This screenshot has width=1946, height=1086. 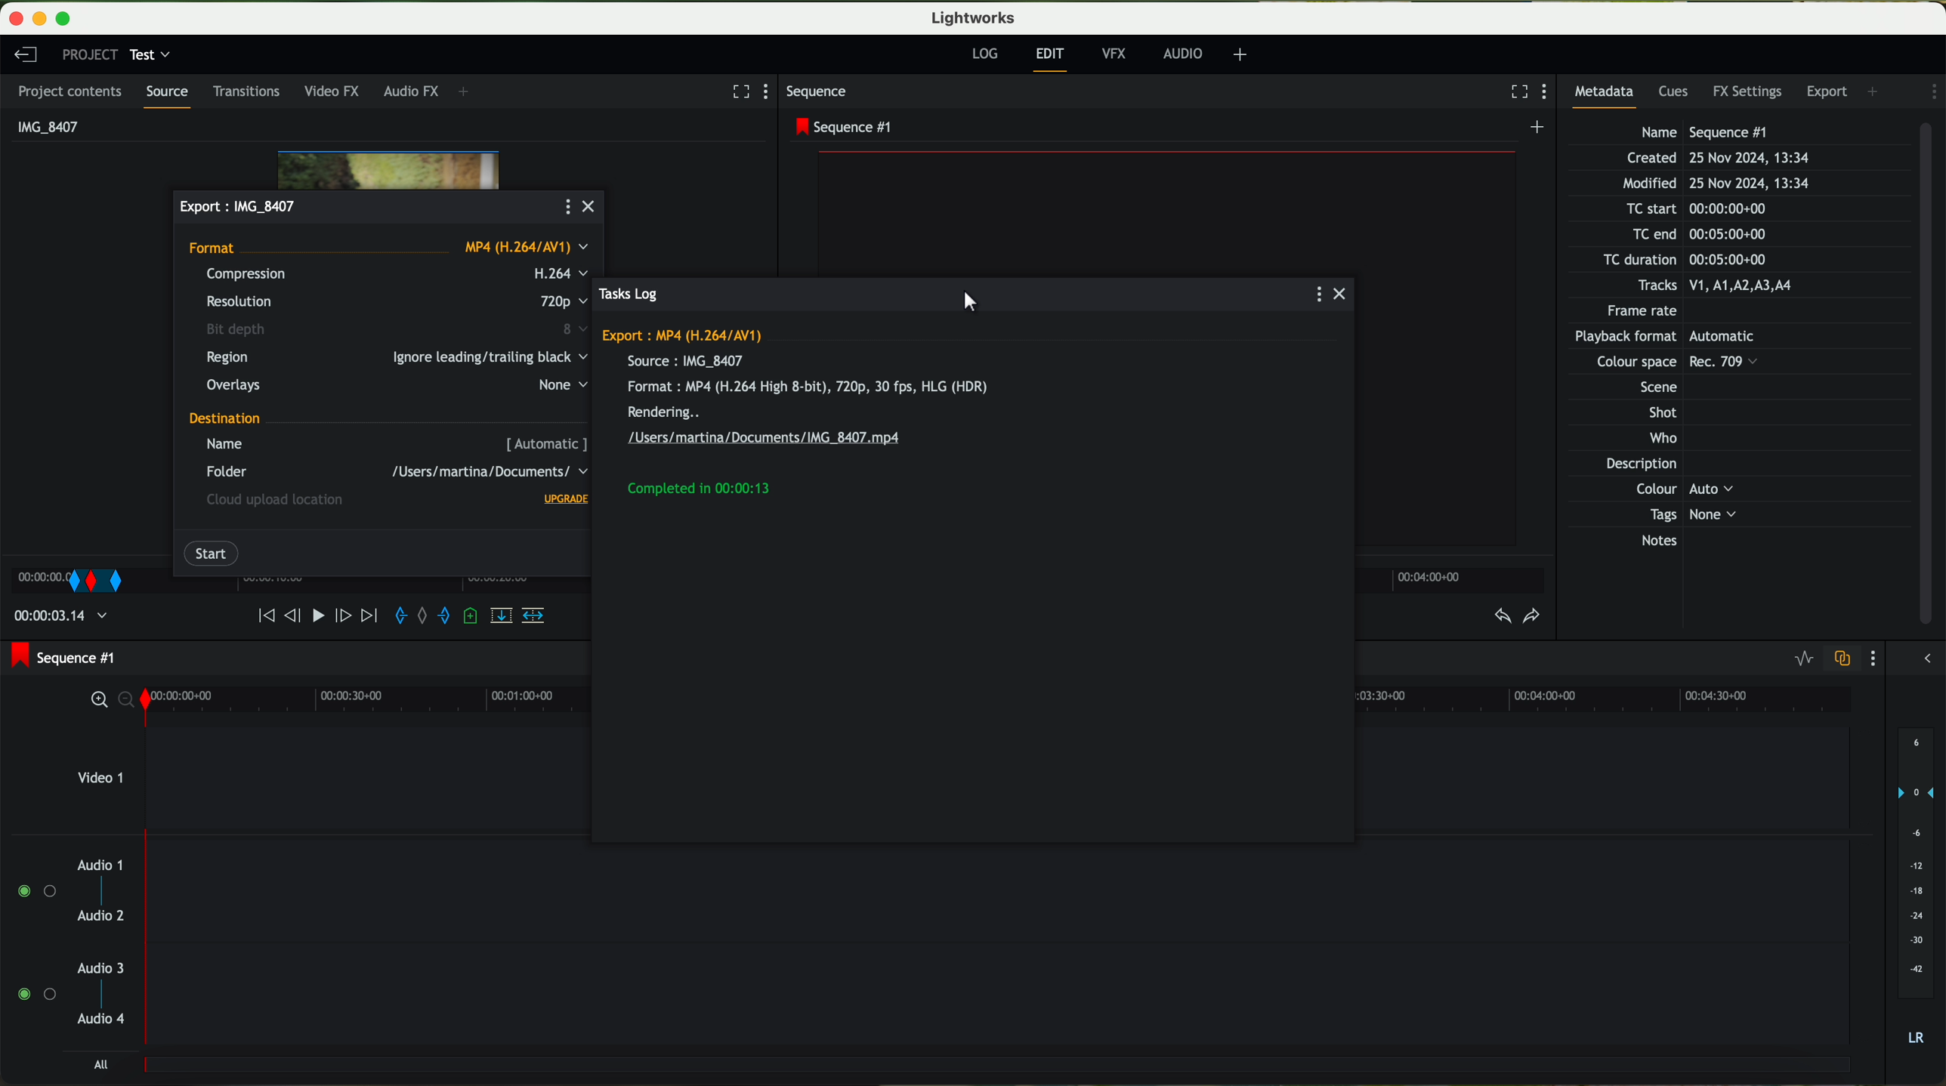 I want to click on add an out mark, so click(x=443, y=620).